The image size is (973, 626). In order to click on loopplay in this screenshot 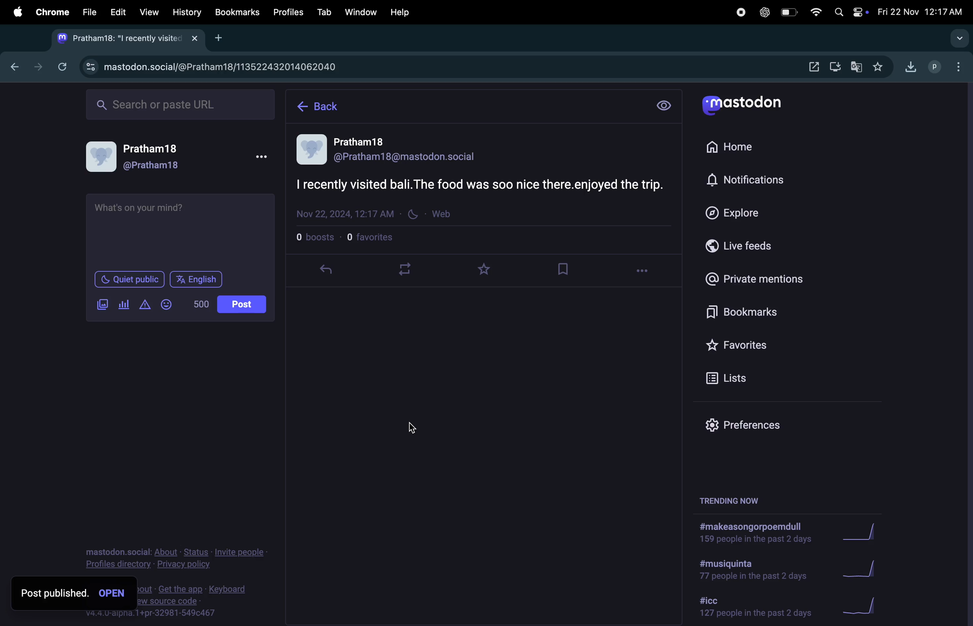, I will do `click(408, 268)`.